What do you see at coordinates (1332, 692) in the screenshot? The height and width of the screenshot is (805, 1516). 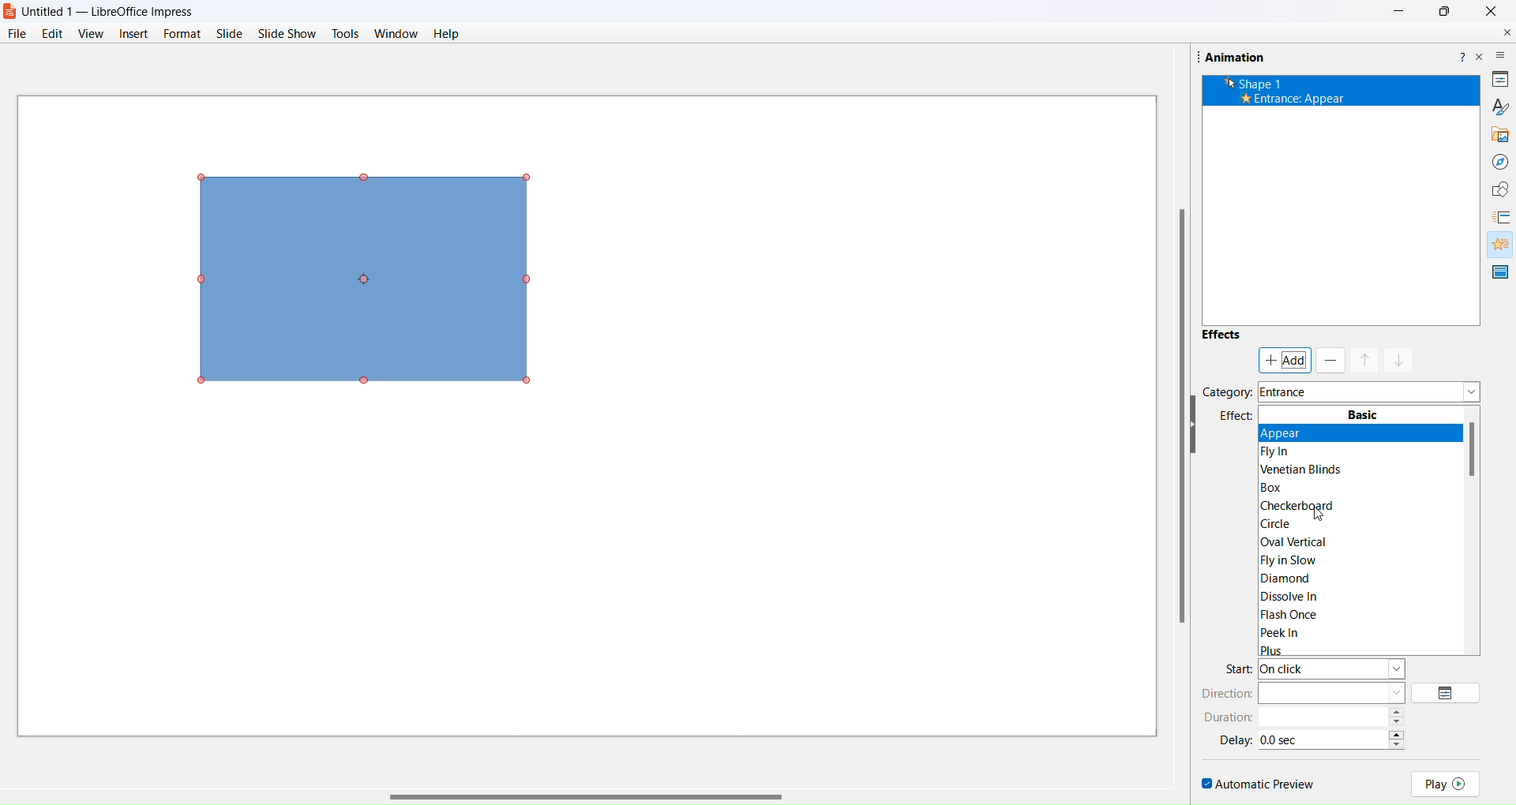 I see `direction type` at bounding box center [1332, 692].